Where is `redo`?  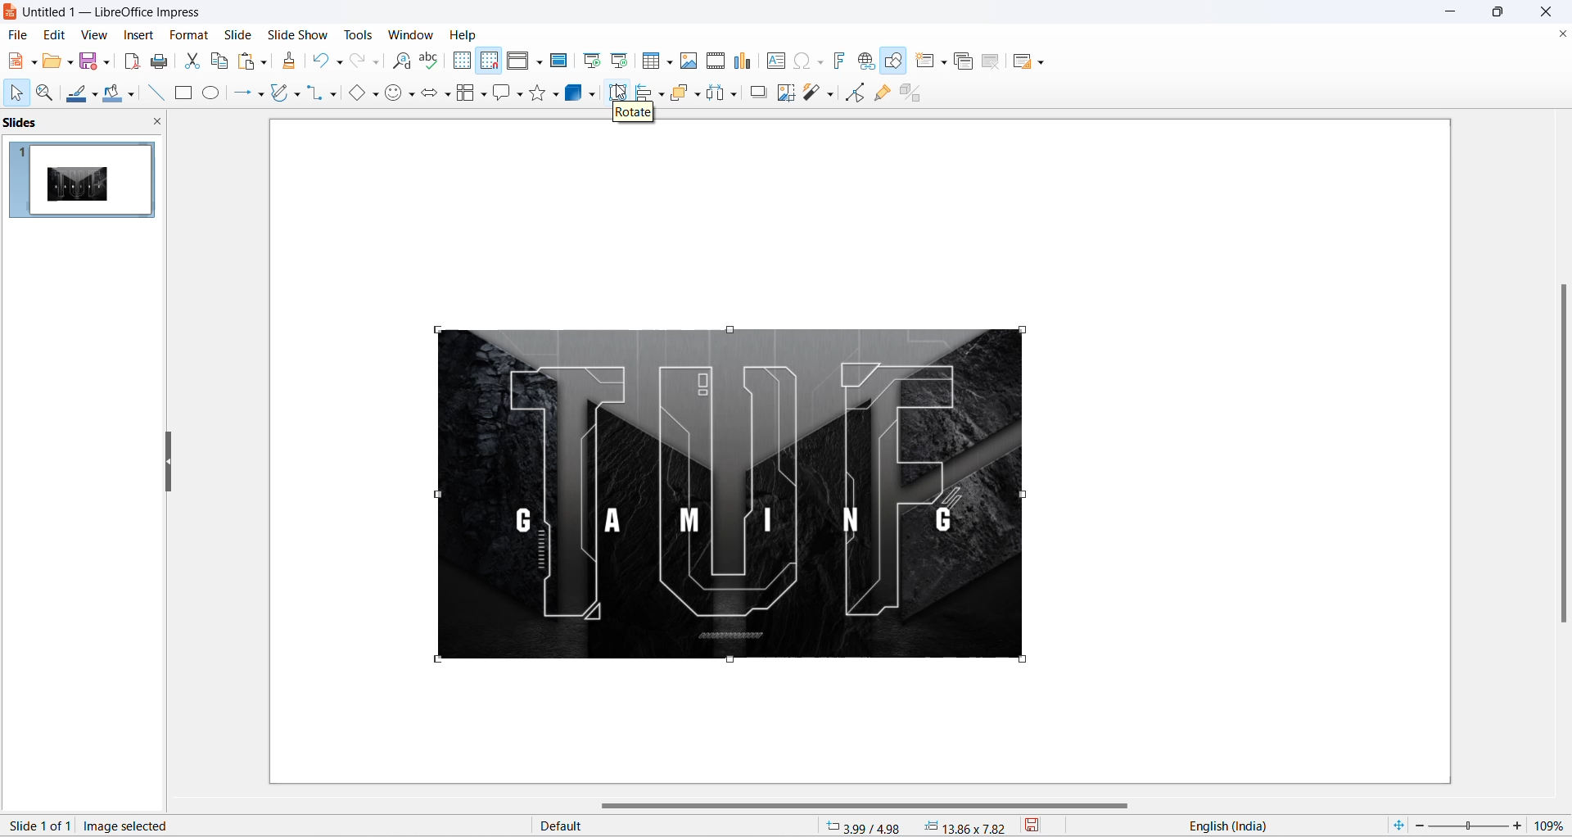 redo is located at coordinates (358, 61).